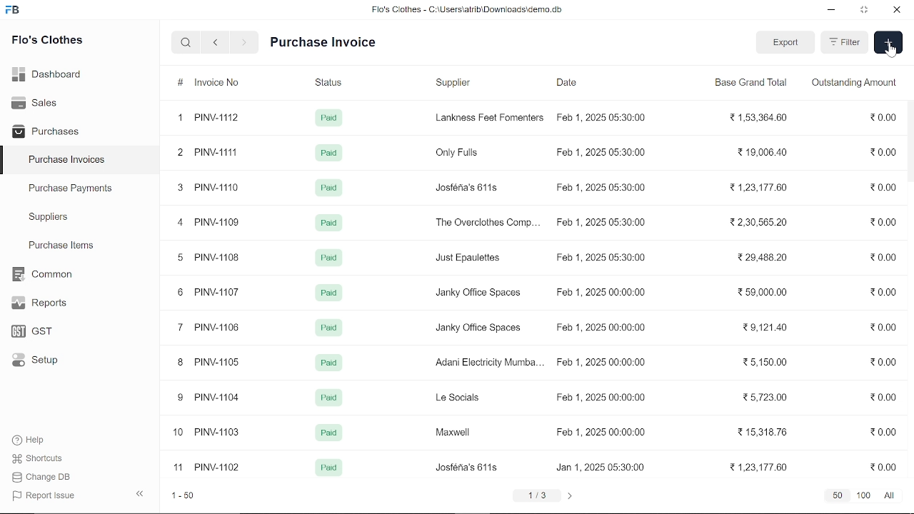 The width and height of the screenshot is (914, 514). What do you see at coordinates (59, 246) in the screenshot?
I see `Purchase ltems` at bounding box center [59, 246].